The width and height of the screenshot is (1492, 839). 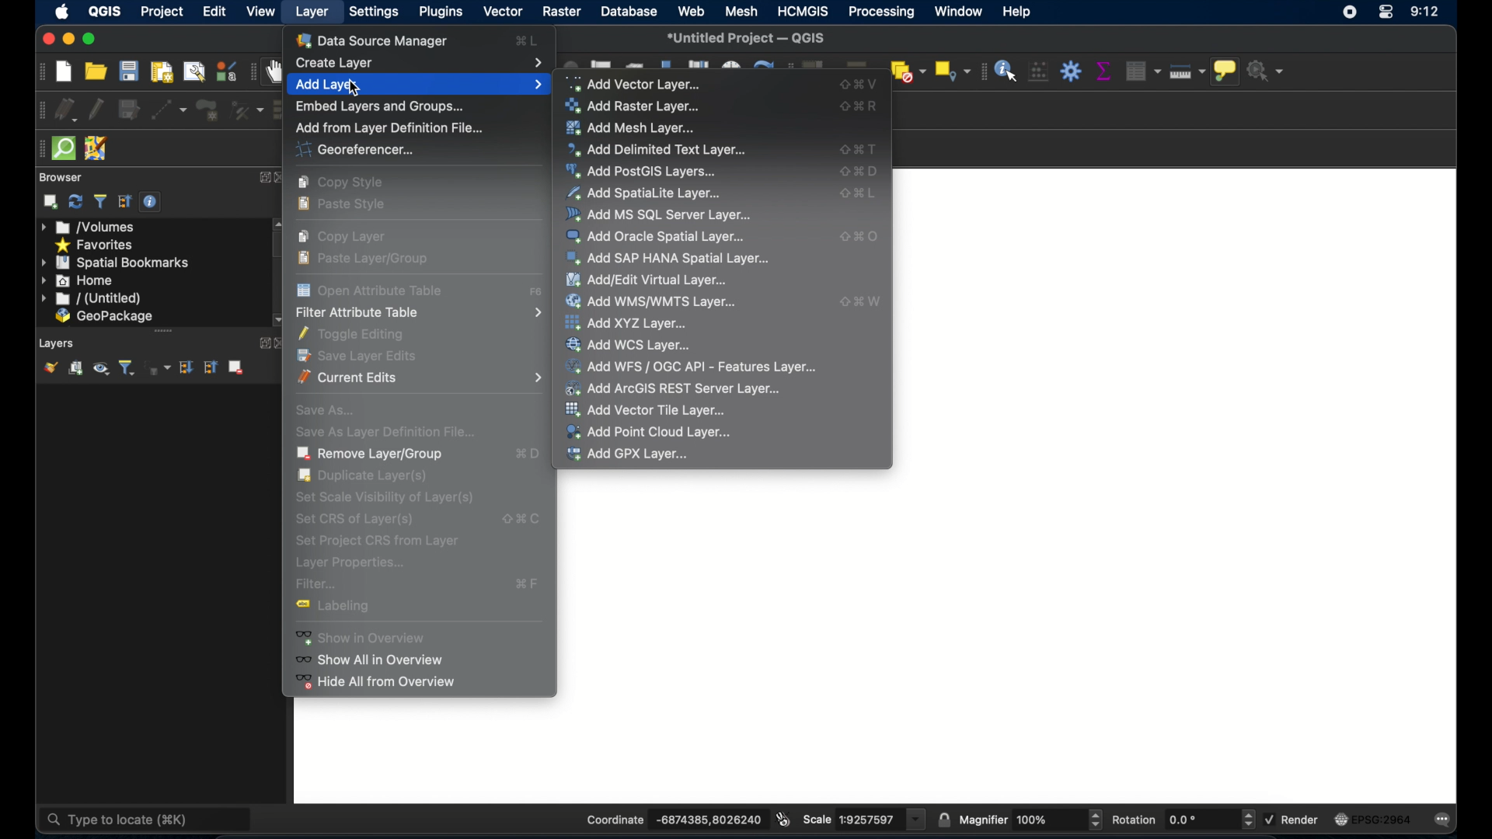 What do you see at coordinates (653, 410) in the screenshot?
I see `Add Vector Tile Layer...` at bounding box center [653, 410].